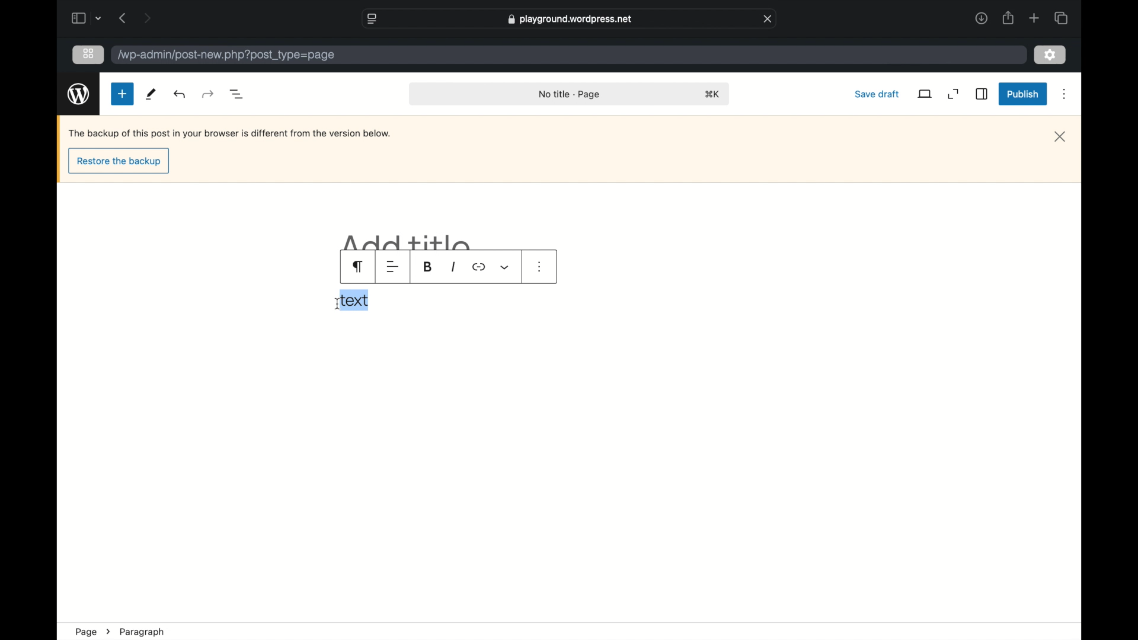 The height and width of the screenshot is (640, 1138). I want to click on italic, so click(452, 267).